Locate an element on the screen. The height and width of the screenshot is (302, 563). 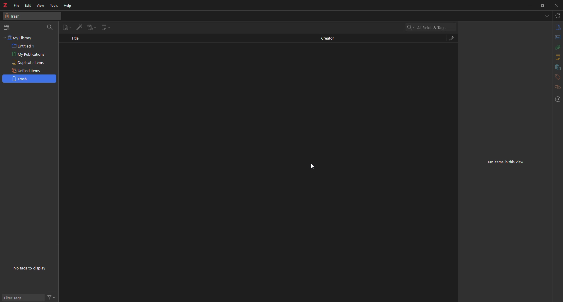
title is located at coordinates (76, 38).